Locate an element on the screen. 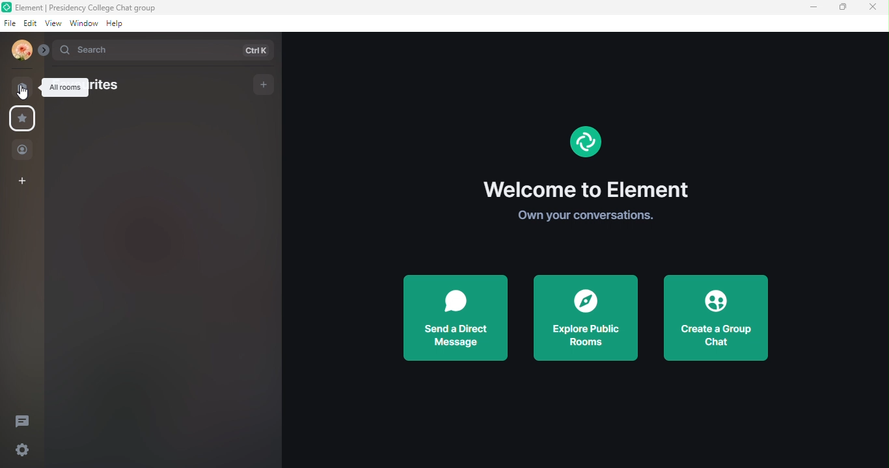 Image resolution: width=889 pixels, height=468 pixels. create a space is located at coordinates (27, 181).